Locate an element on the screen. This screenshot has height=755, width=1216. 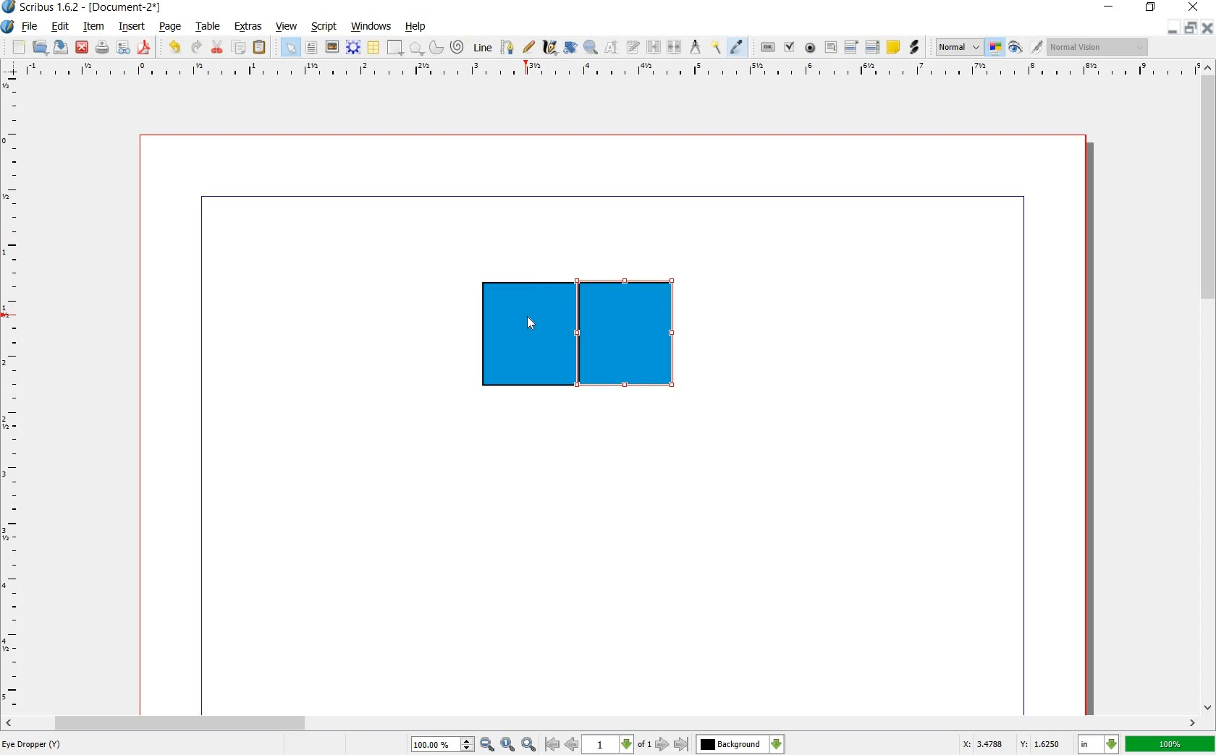
pdf check box is located at coordinates (789, 47).